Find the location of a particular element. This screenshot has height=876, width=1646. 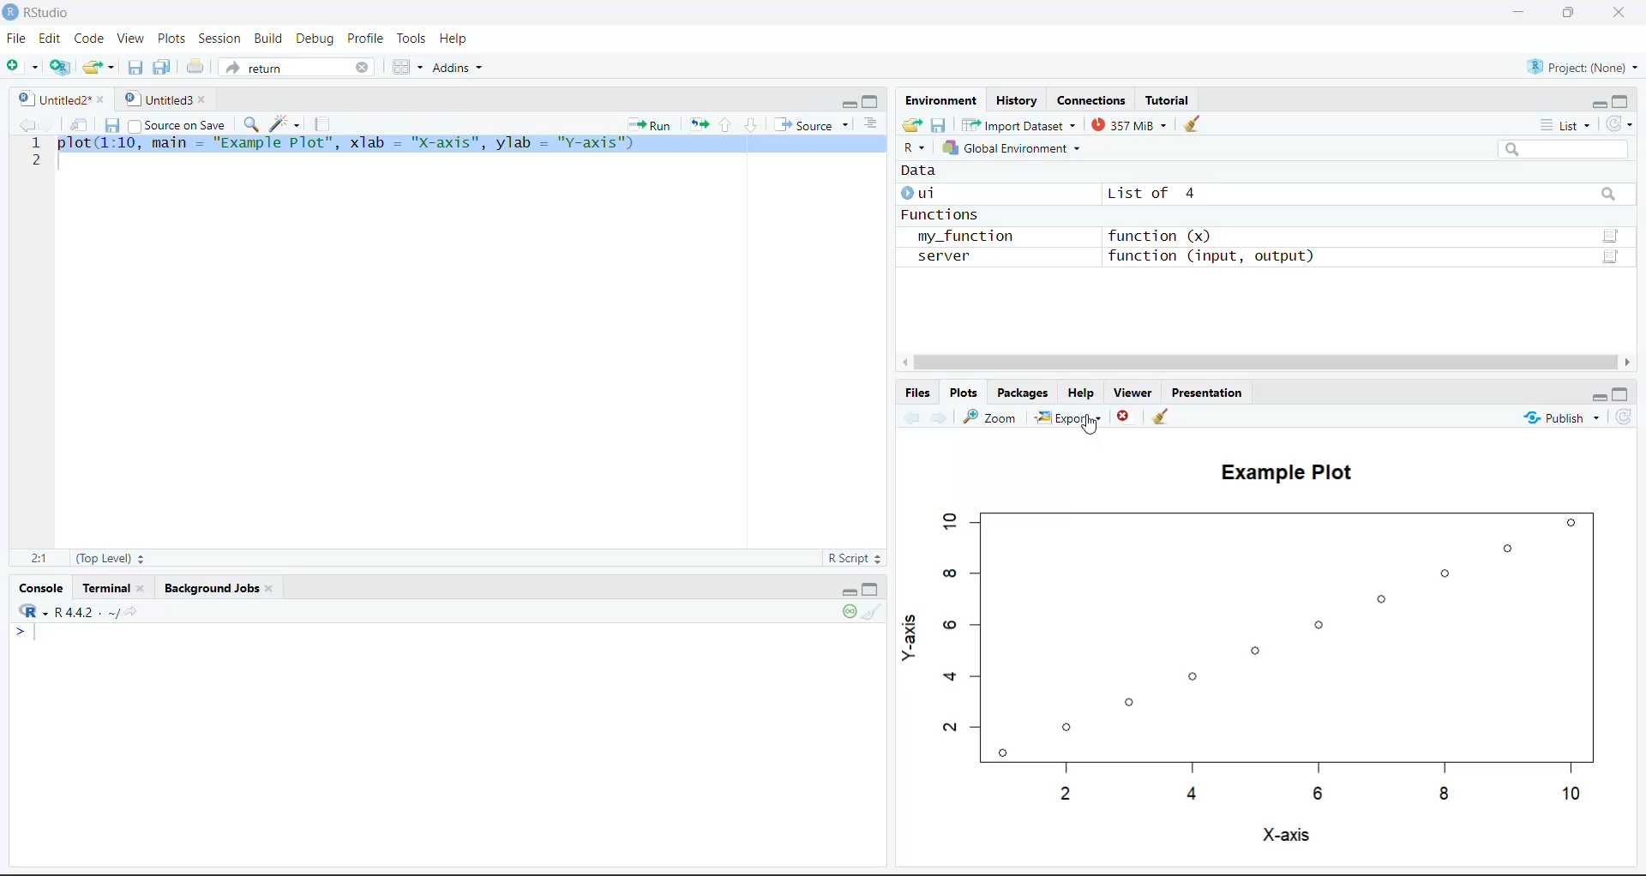

Find/Replace is located at coordinates (249, 123).